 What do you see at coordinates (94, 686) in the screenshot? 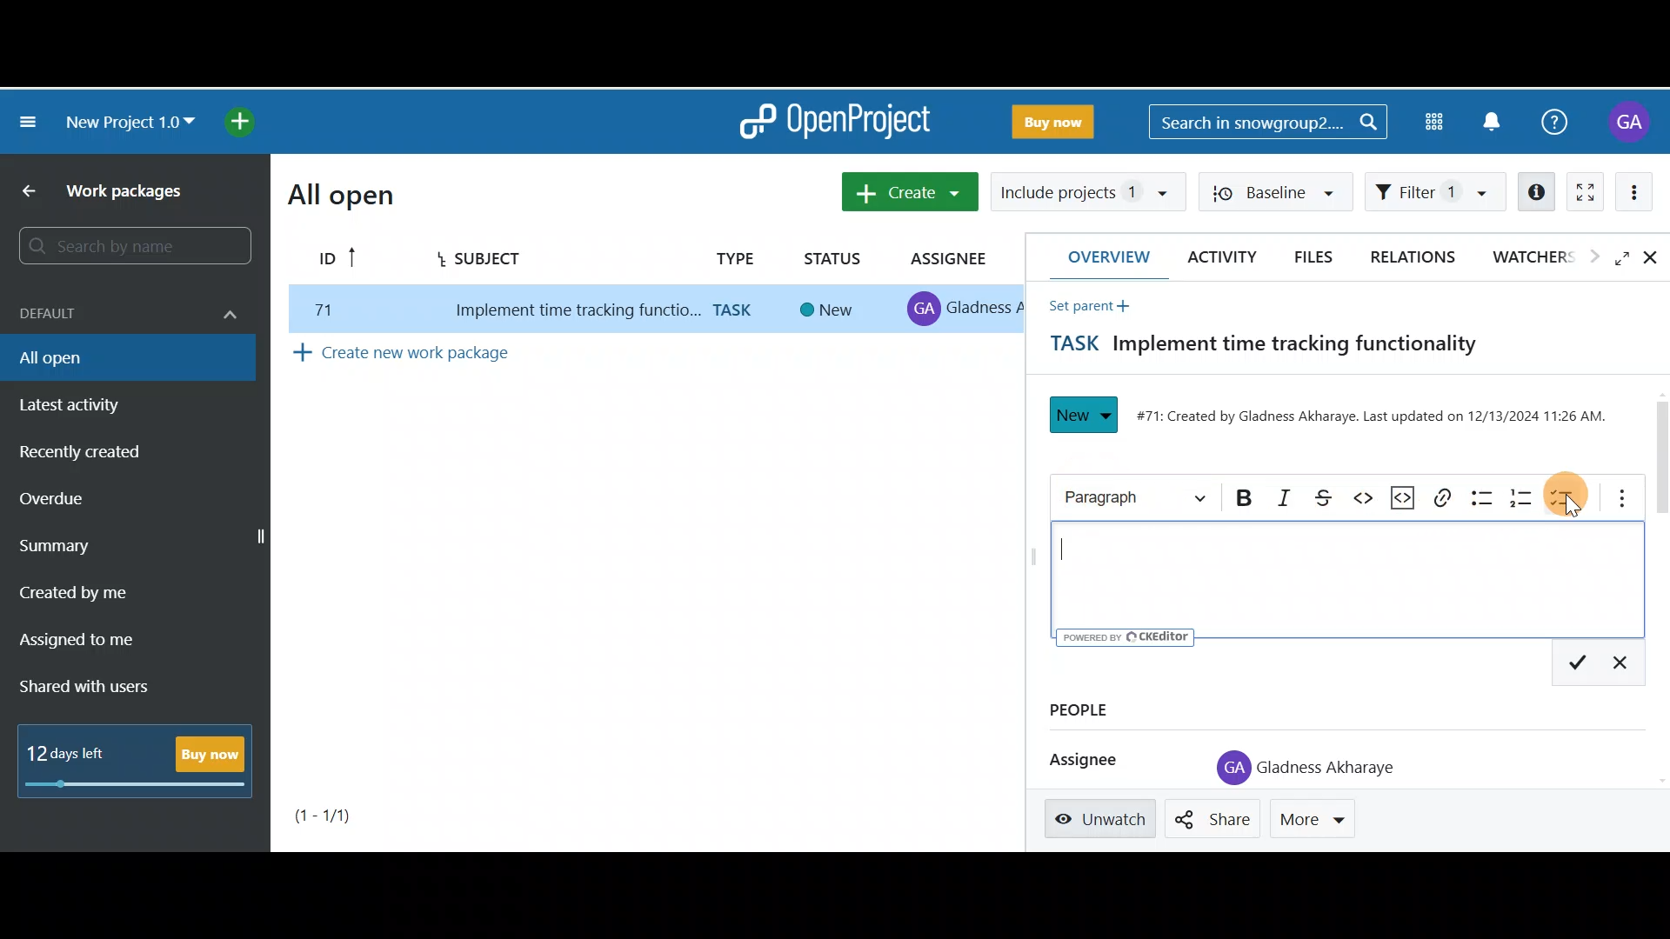
I see `Shared with users` at bounding box center [94, 686].